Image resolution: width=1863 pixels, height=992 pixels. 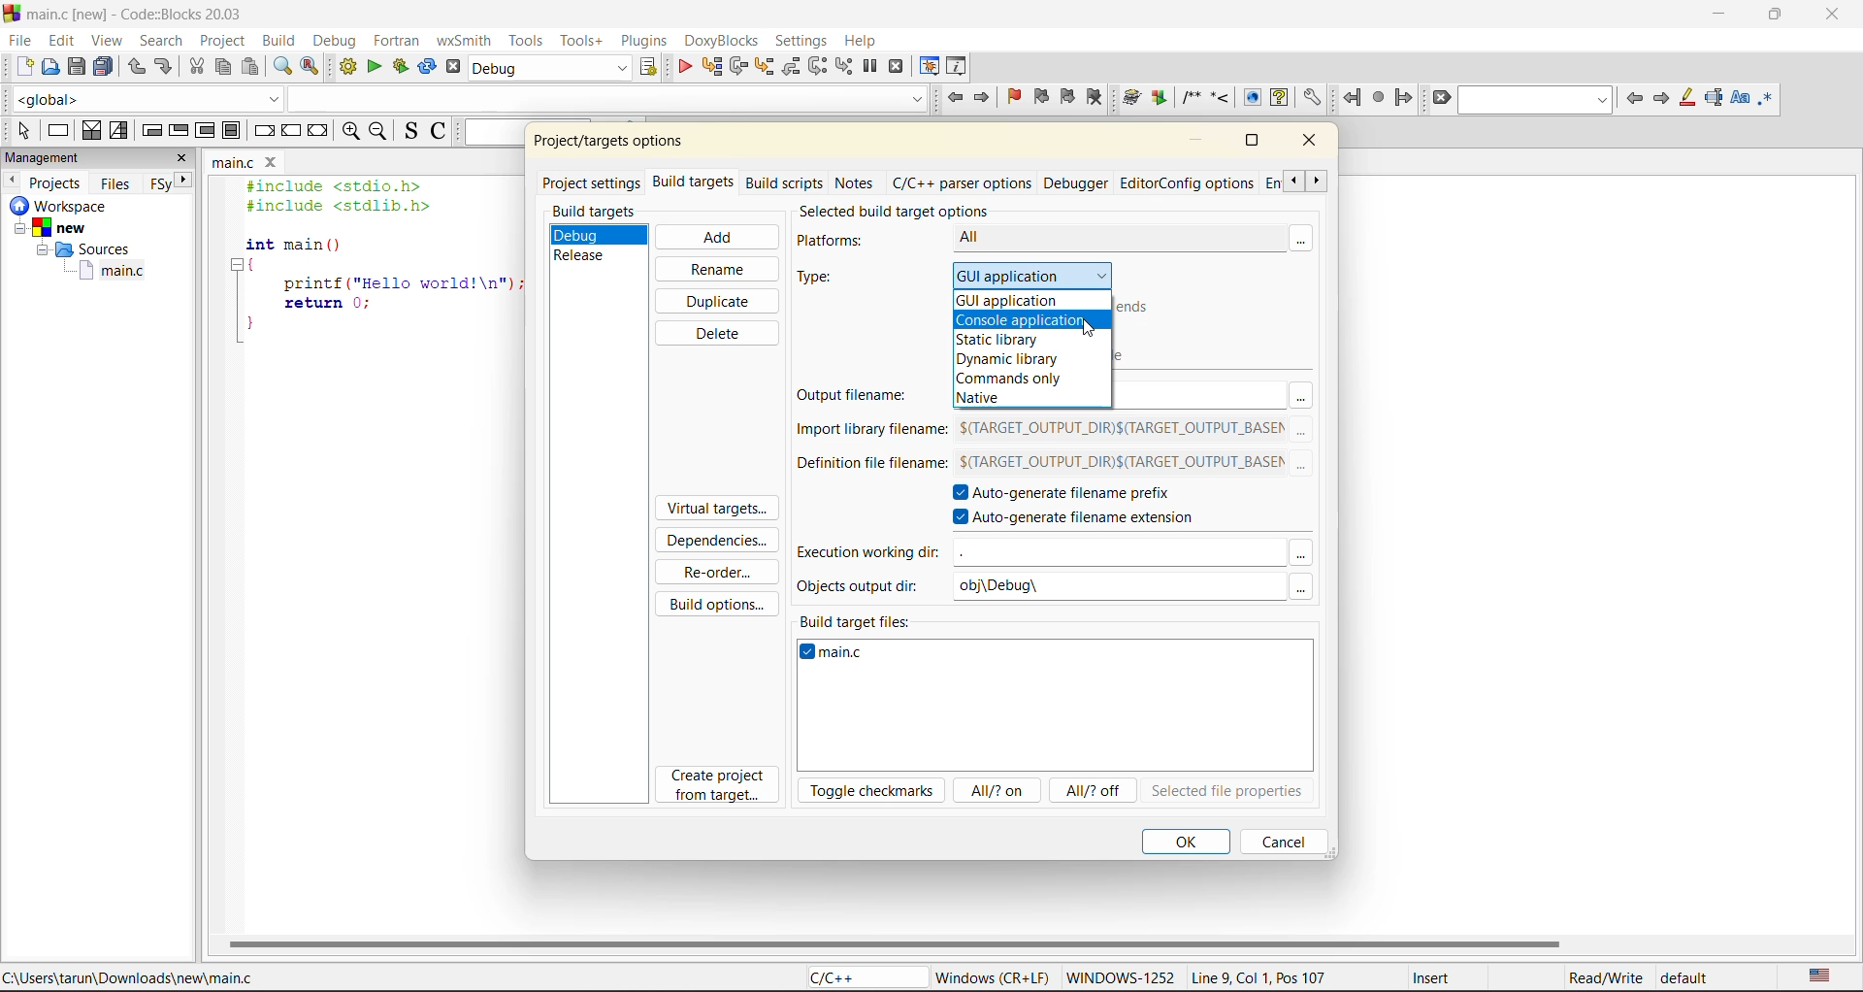 I want to click on zoom in, so click(x=349, y=132).